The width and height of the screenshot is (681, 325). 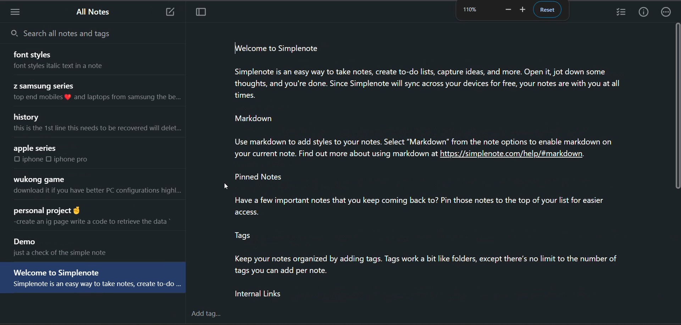 I want to click on toggle focus mode, so click(x=199, y=12).